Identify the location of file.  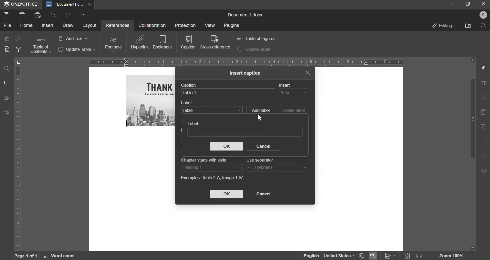
(8, 26).